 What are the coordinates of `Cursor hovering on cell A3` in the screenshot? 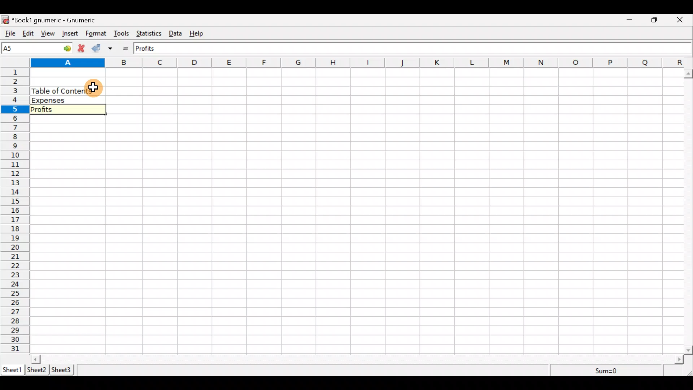 It's located at (94, 87).